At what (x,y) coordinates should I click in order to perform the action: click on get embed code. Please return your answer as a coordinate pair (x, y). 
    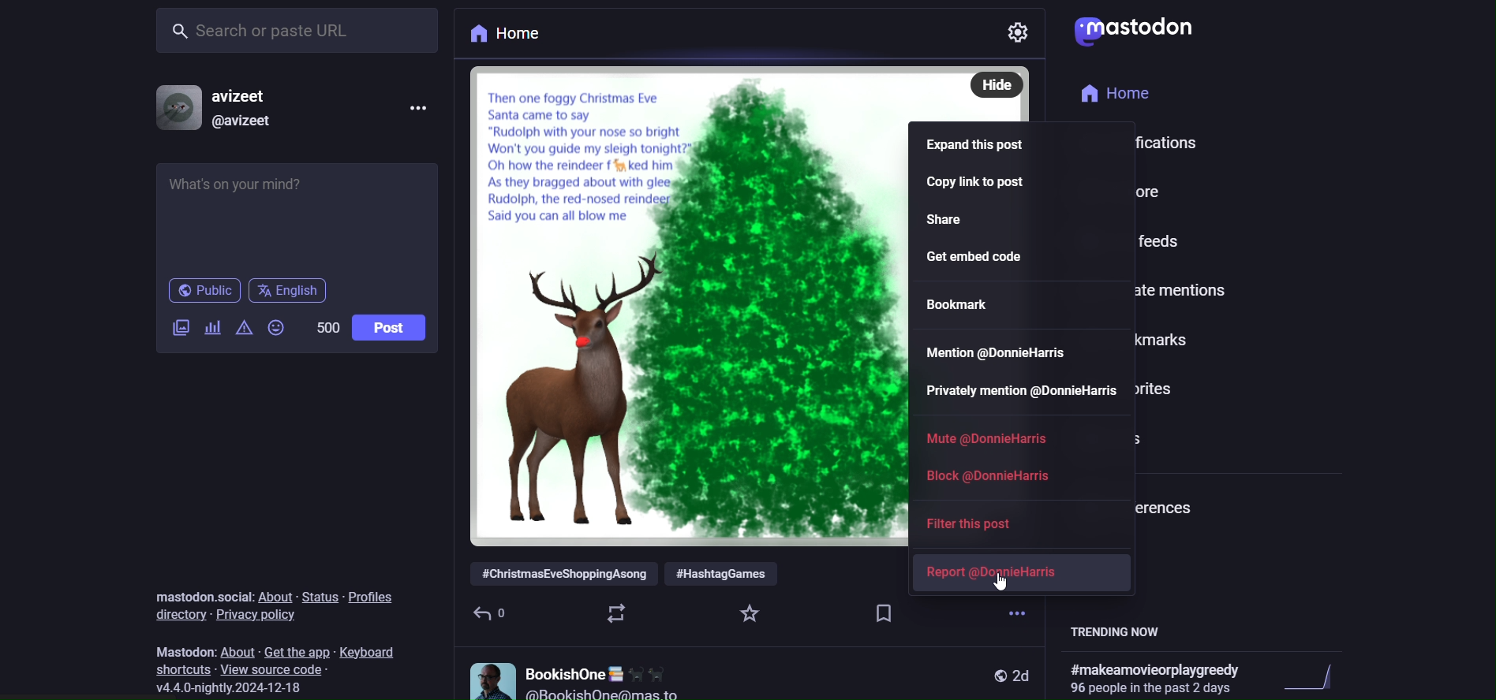
    Looking at the image, I should click on (1001, 256).